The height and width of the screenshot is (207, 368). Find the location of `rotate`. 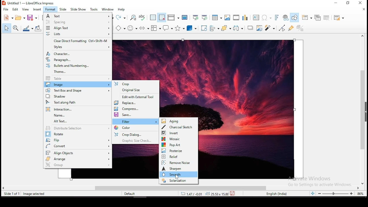

rotate is located at coordinates (78, 134).